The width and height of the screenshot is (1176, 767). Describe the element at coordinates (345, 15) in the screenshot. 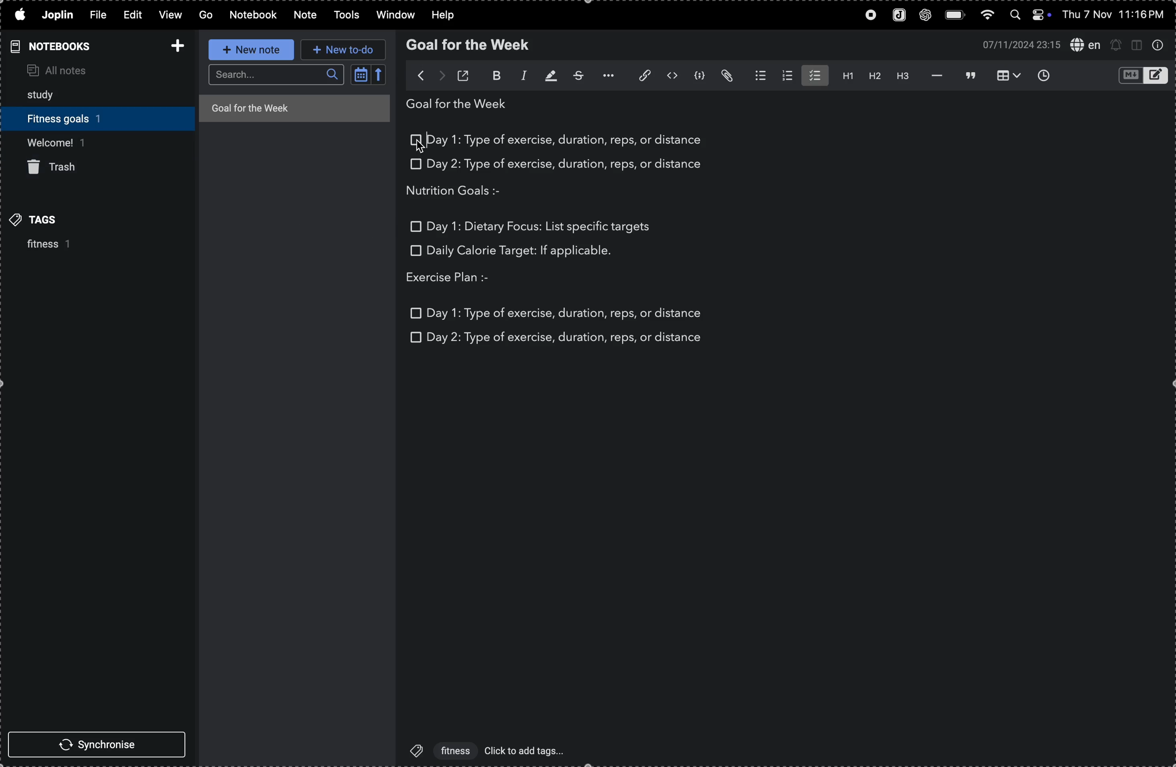

I see `tools` at that location.